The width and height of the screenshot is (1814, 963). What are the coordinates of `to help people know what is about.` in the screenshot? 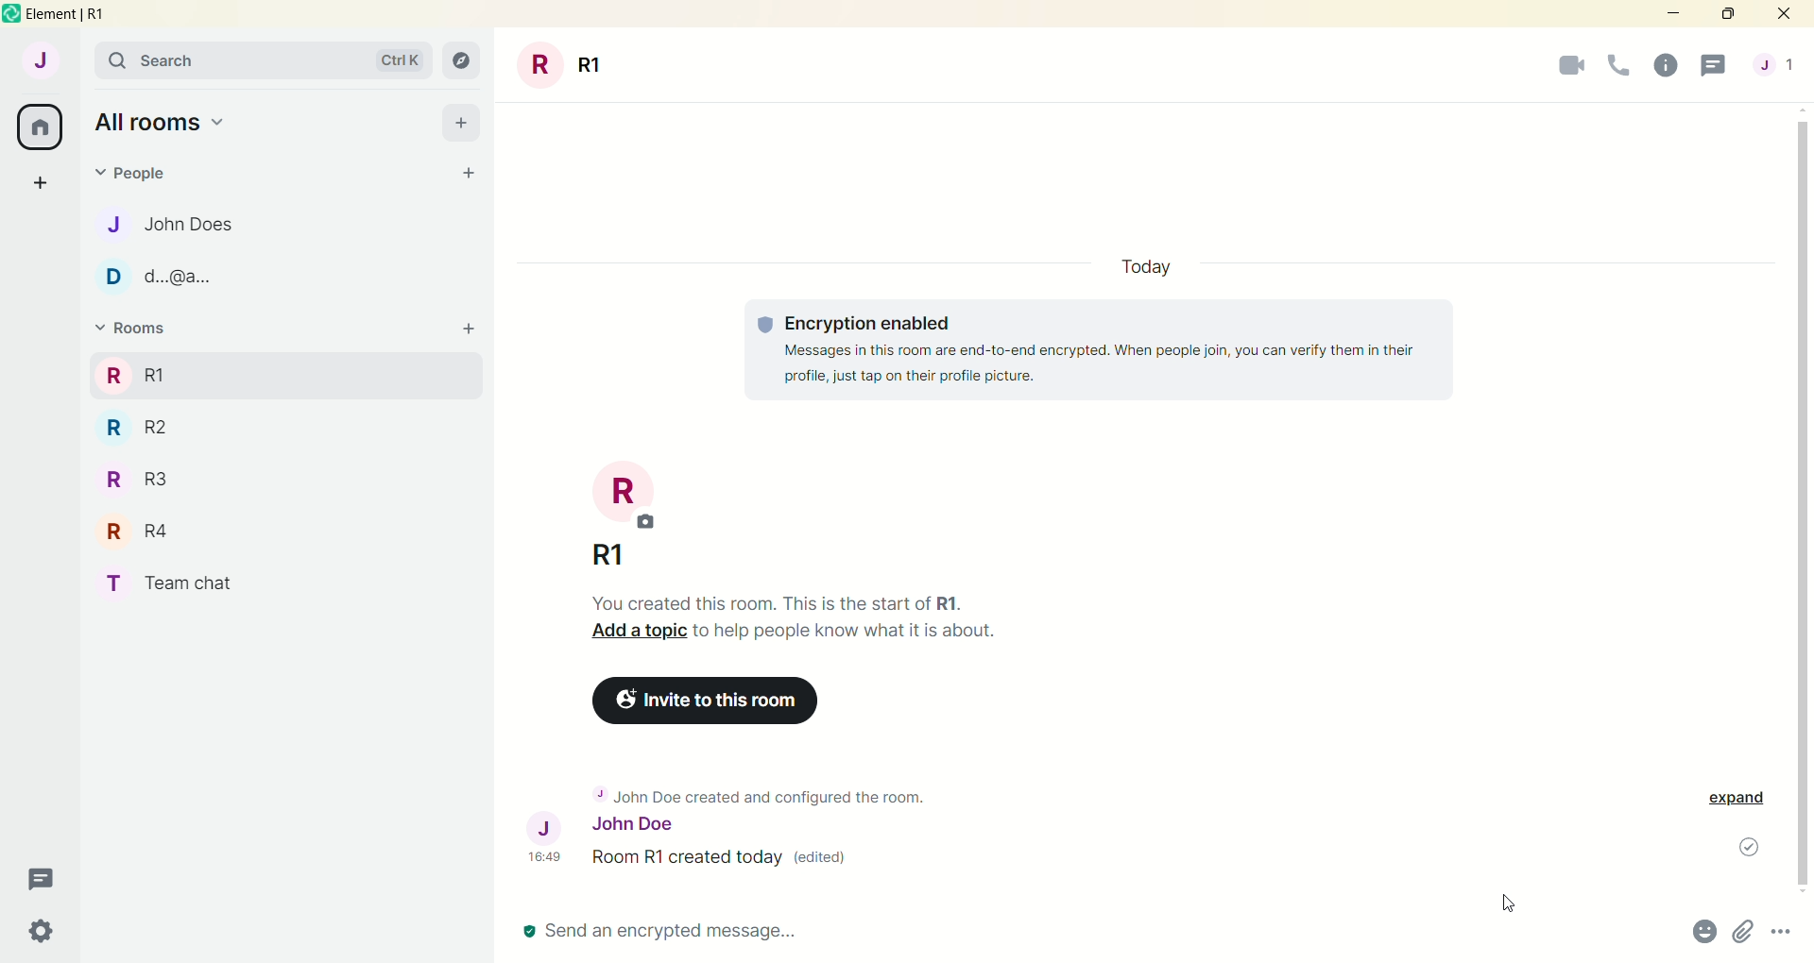 It's located at (849, 634).